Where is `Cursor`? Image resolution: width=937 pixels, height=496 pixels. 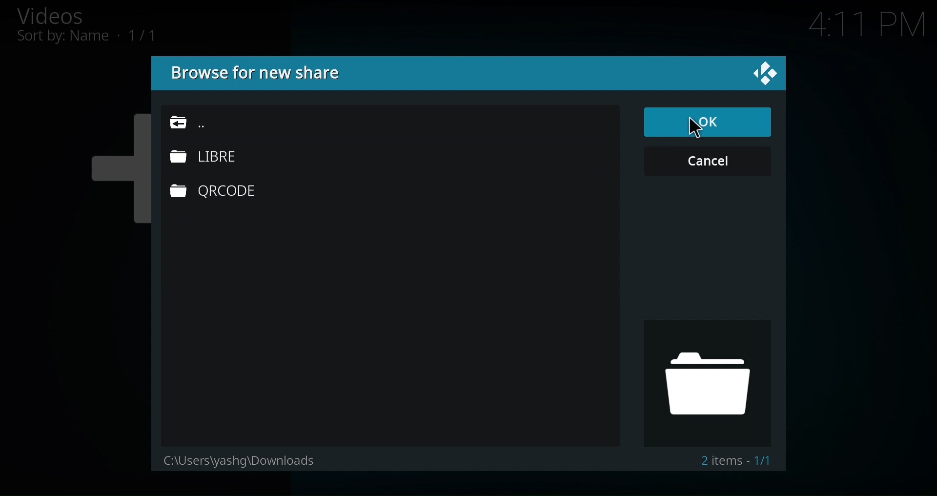
Cursor is located at coordinates (697, 127).